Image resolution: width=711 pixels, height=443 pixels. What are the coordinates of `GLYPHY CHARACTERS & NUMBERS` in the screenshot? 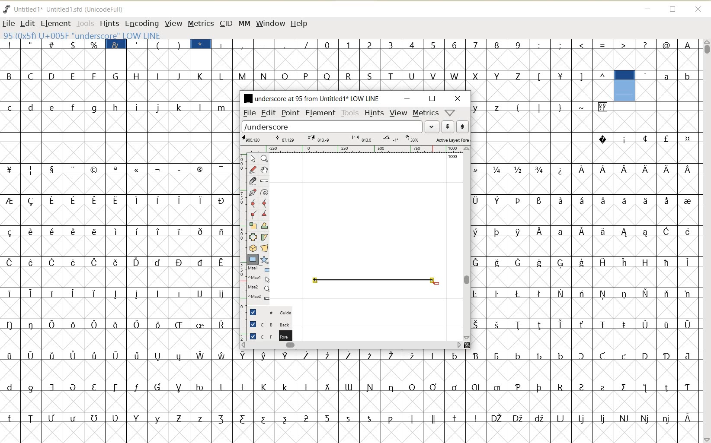 It's located at (467, 51).